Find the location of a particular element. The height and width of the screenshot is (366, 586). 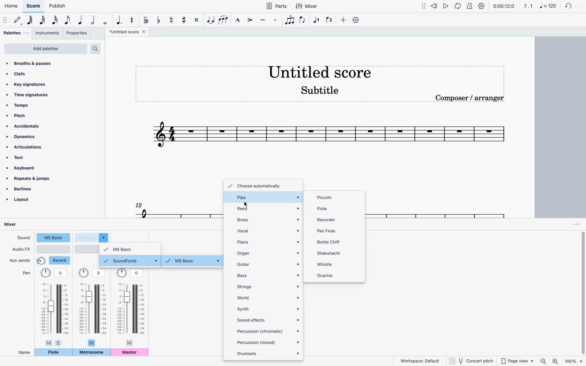

sound is located at coordinates (23, 238).